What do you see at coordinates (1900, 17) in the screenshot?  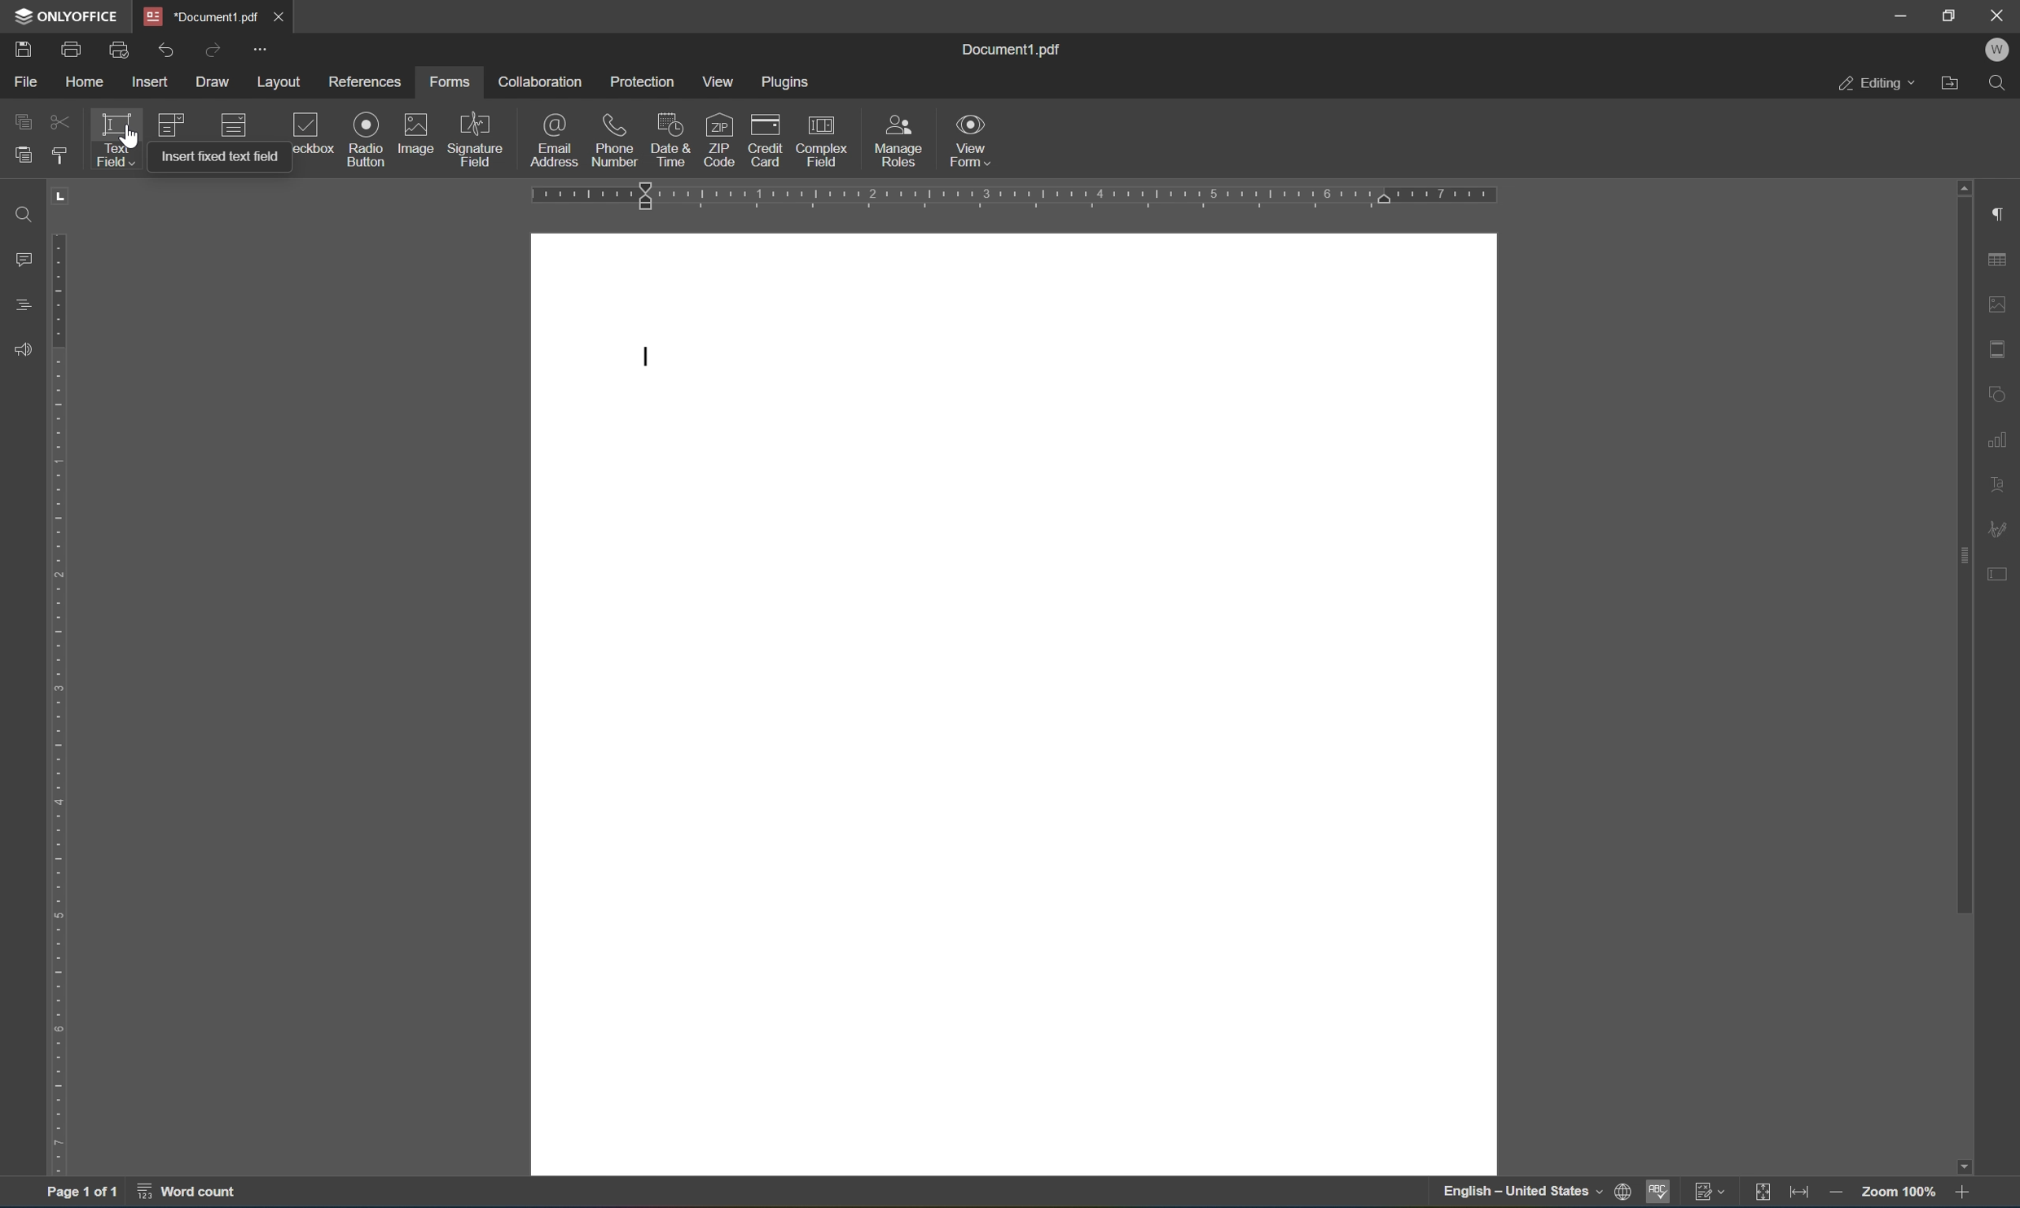 I see `minimize` at bounding box center [1900, 17].